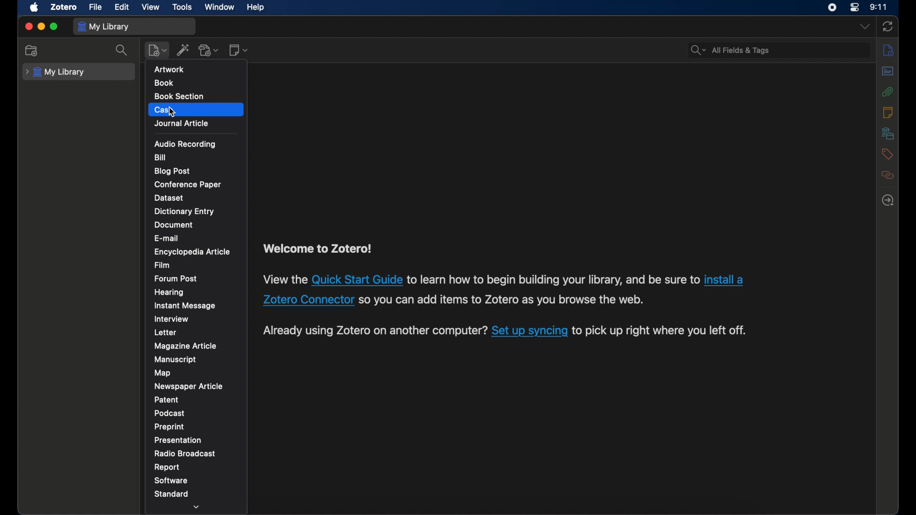 This screenshot has height=515, width=916. Describe the element at coordinates (172, 318) in the screenshot. I see `interview` at that location.